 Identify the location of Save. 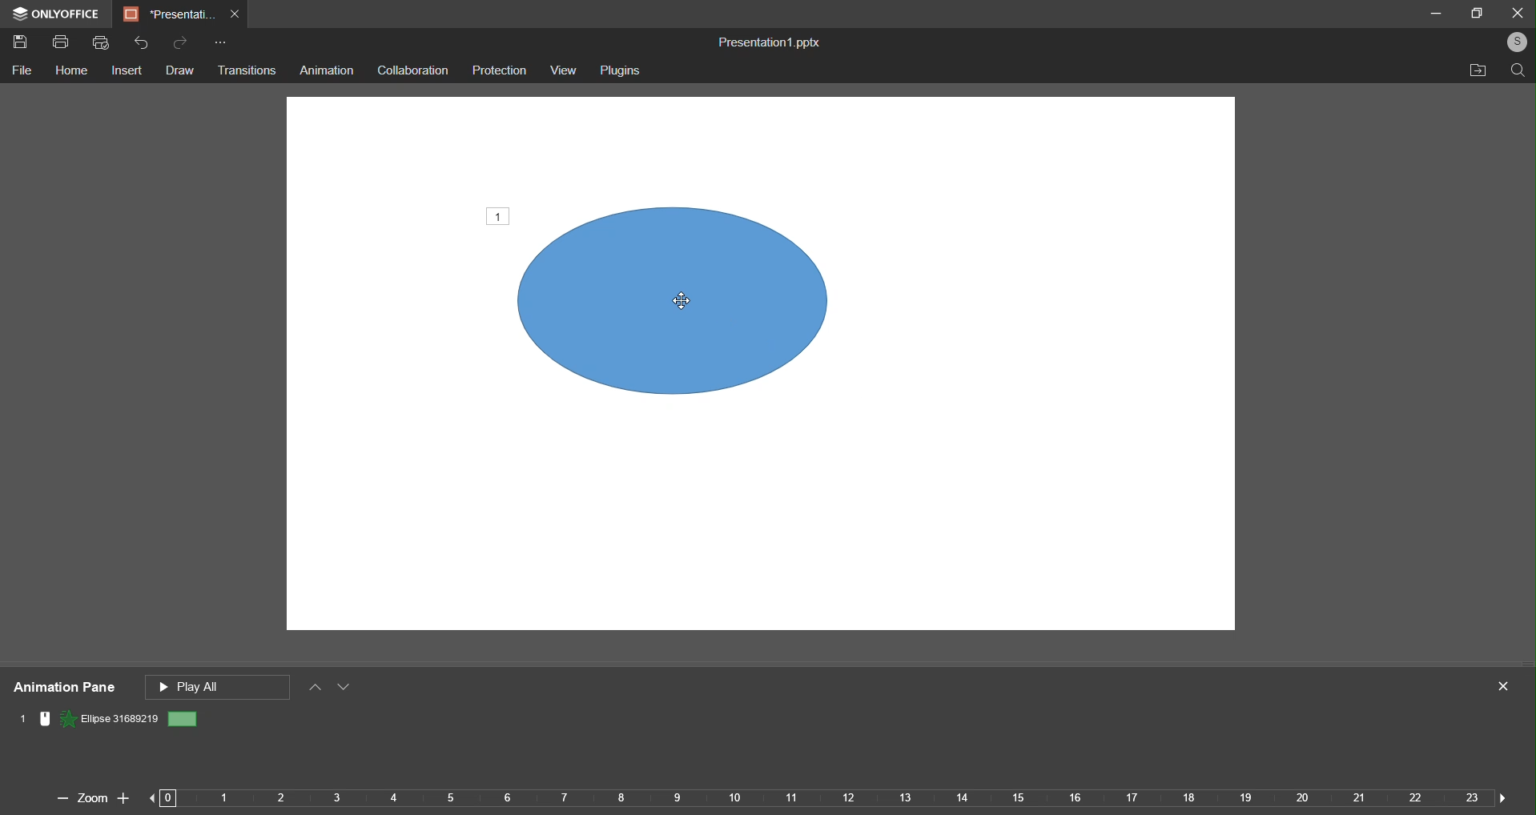
(22, 43).